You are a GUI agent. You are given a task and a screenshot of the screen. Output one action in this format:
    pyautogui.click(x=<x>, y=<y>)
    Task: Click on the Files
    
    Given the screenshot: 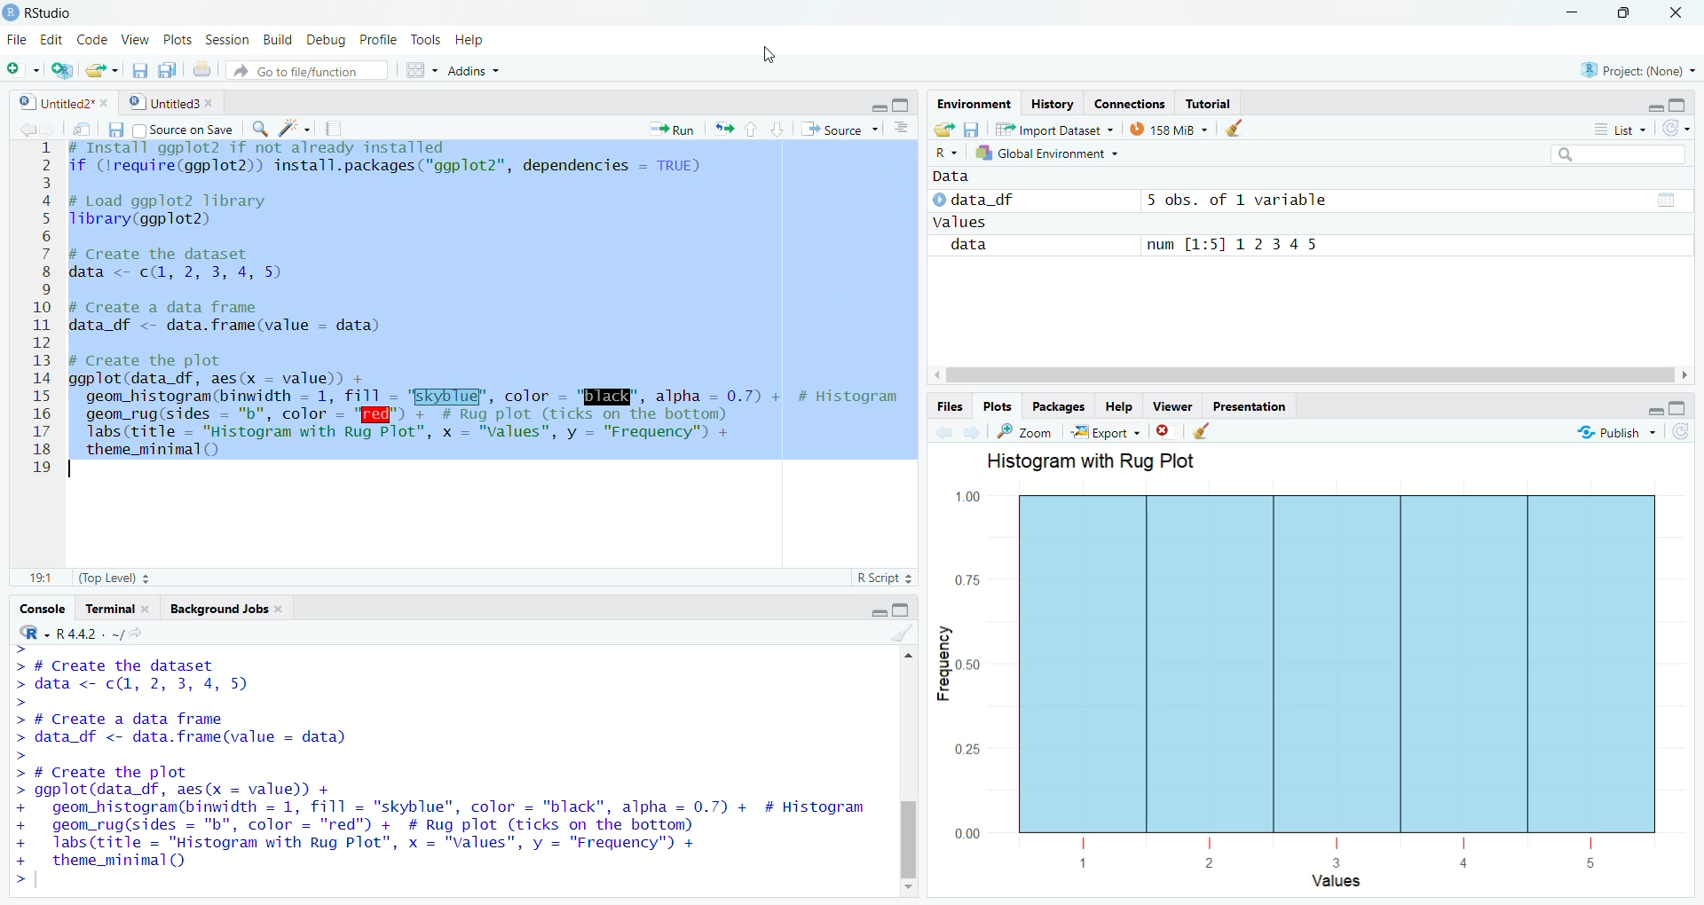 What is the action you would take?
    pyautogui.click(x=945, y=404)
    